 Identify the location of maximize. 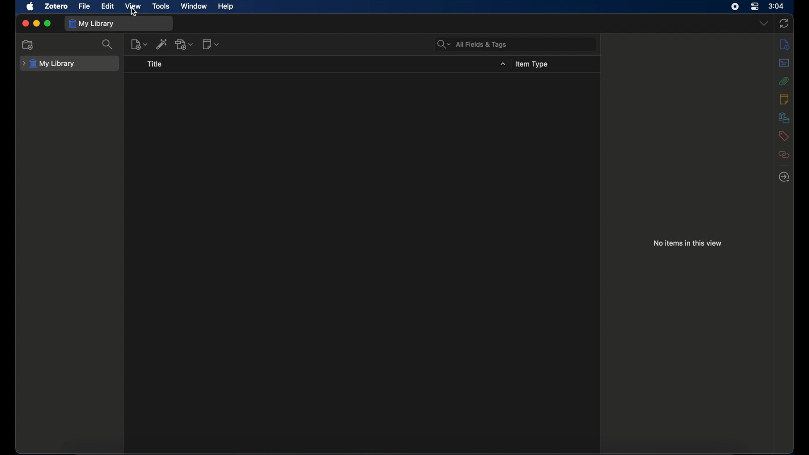
(48, 24).